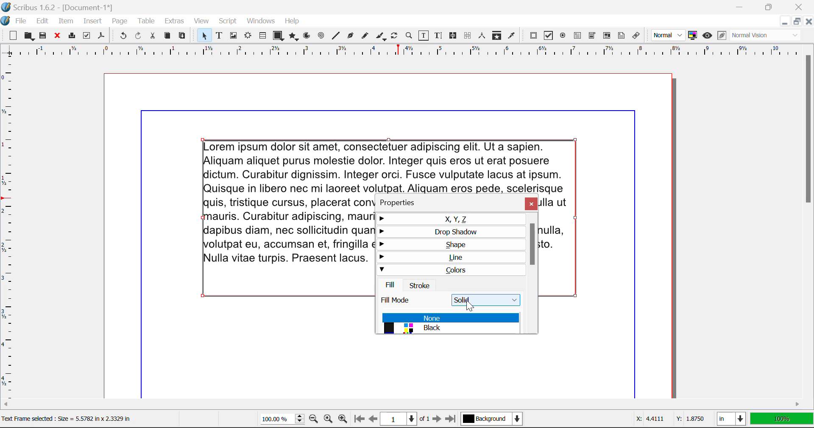  I want to click on | Scribus 1.6.2 - [Document-1*], so click(64, 7).